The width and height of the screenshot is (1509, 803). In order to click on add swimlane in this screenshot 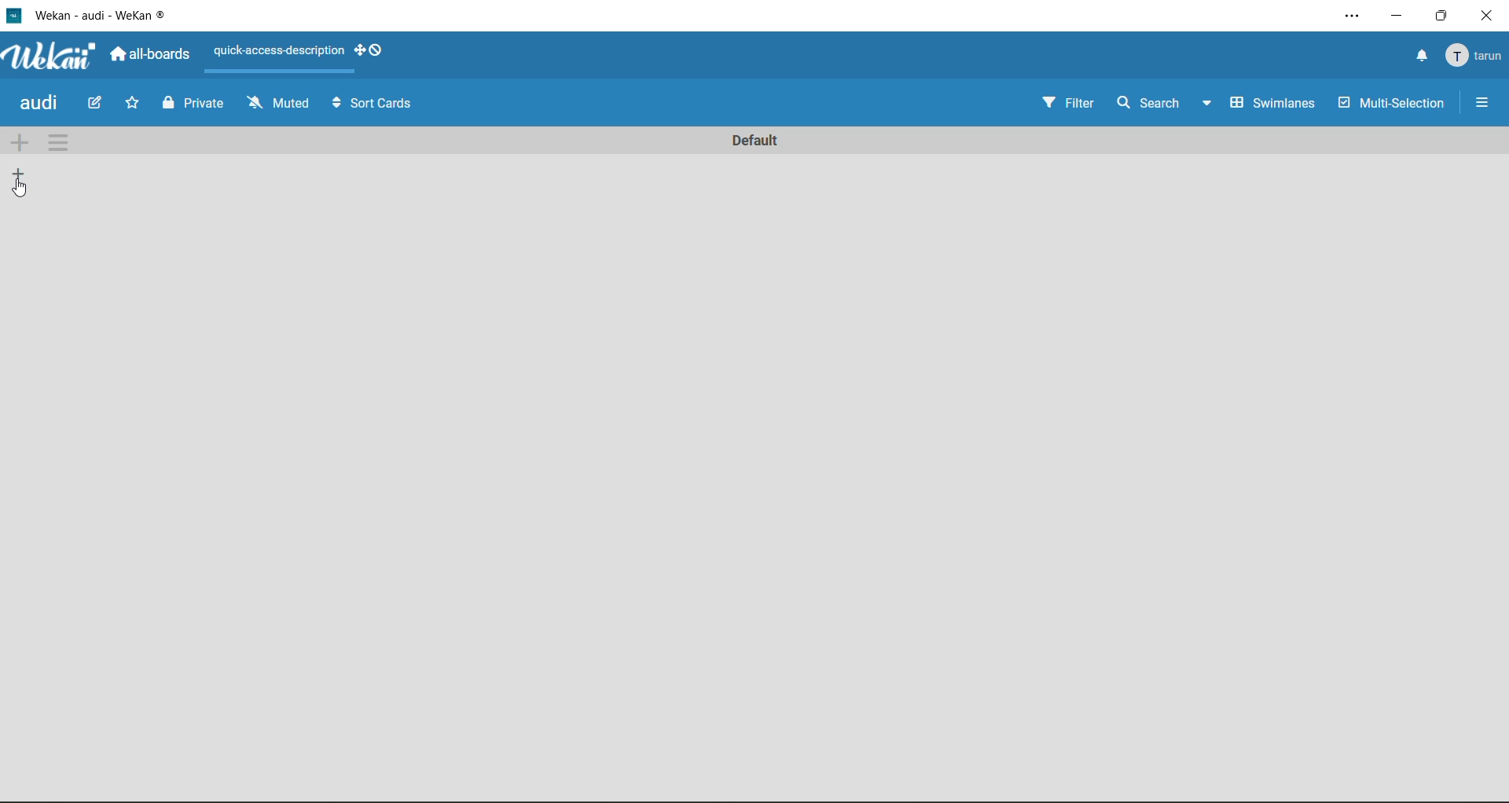, I will do `click(18, 143)`.